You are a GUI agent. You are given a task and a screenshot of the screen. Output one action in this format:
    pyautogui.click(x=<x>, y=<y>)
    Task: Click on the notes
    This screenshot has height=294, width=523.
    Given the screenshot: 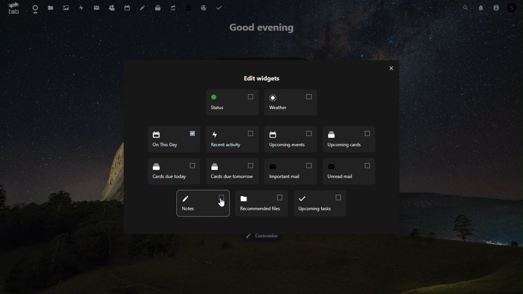 What is the action you would take?
    pyautogui.click(x=142, y=7)
    